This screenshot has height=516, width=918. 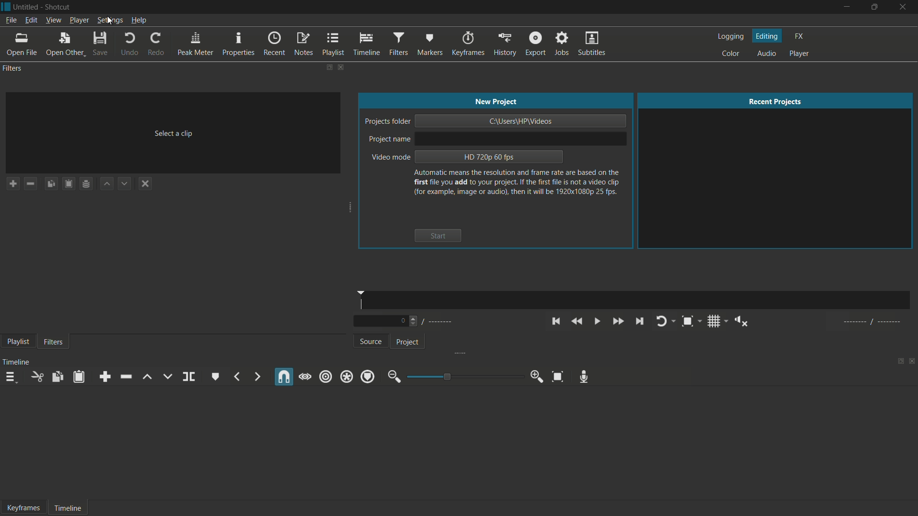 What do you see at coordinates (107, 184) in the screenshot?
I see `move filter up` at bounding box center [107, 184].